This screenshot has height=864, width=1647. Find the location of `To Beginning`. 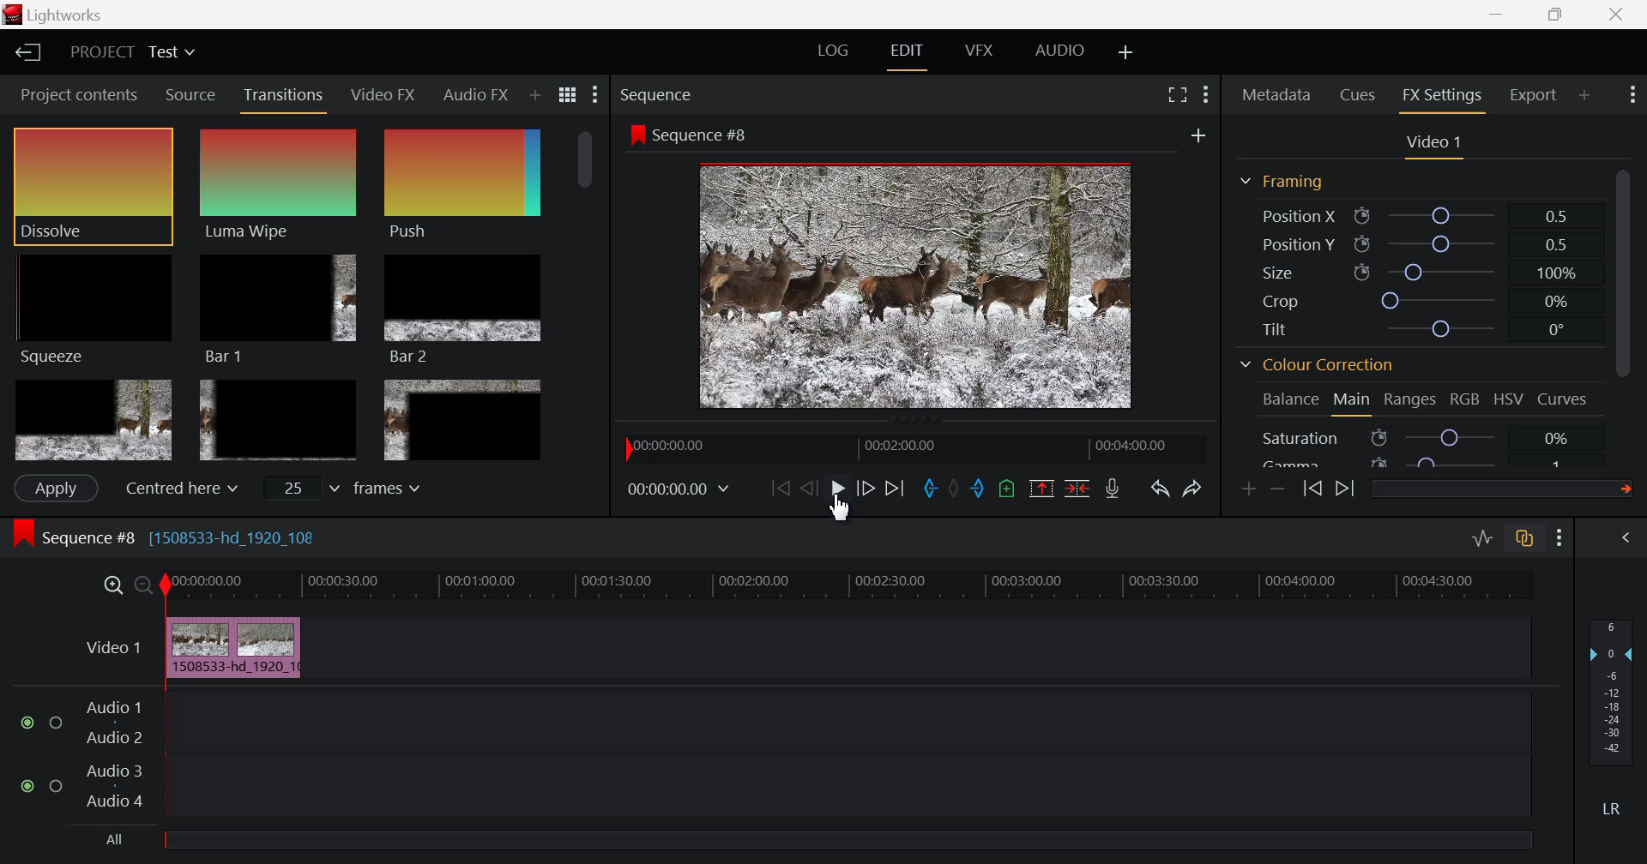

To Beginning is located at coordinates (778, 489).